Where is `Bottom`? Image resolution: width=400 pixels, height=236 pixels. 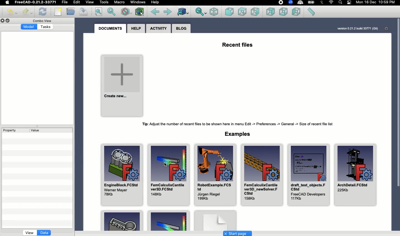
Bottom is located at coordinates (283, 12).